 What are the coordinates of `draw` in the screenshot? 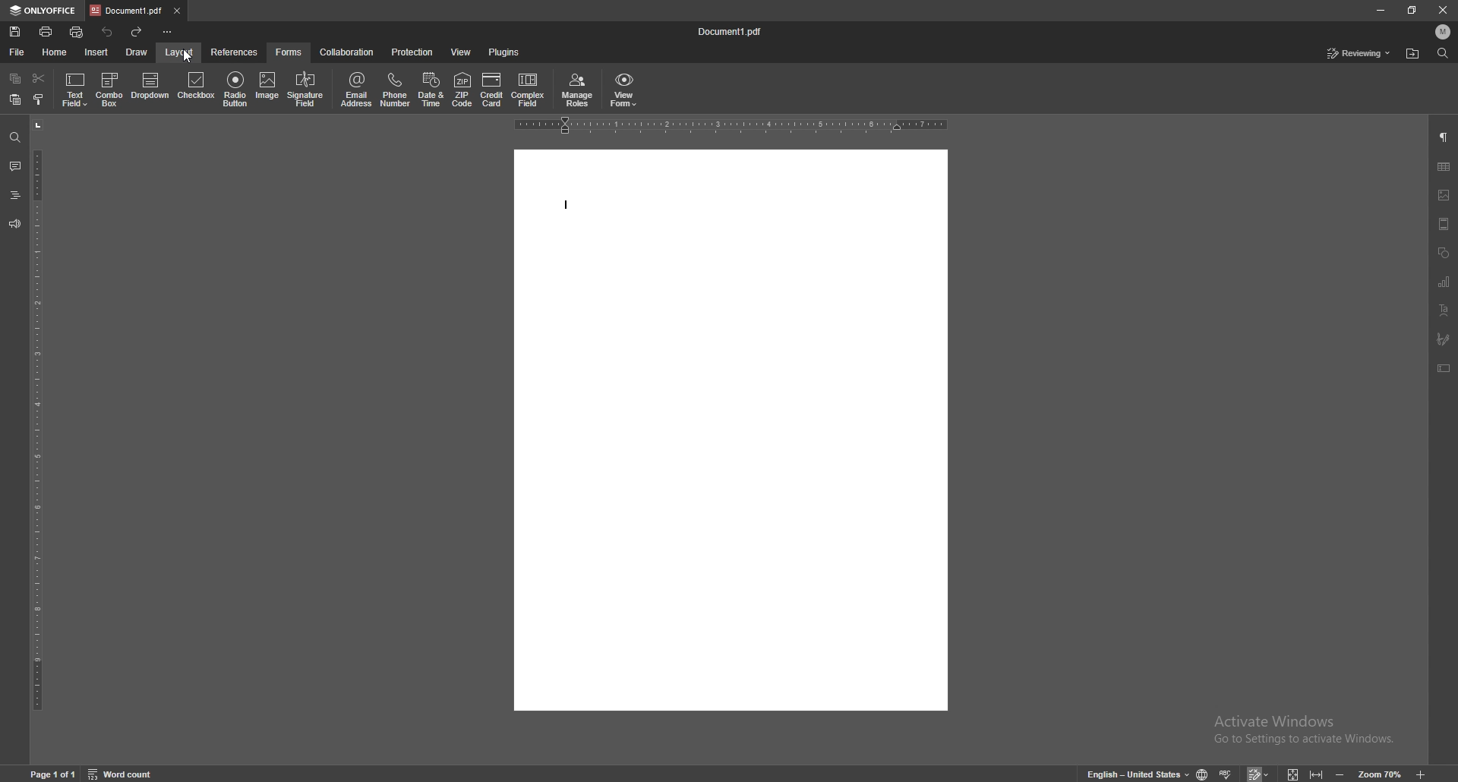 It's located at (138, 52).